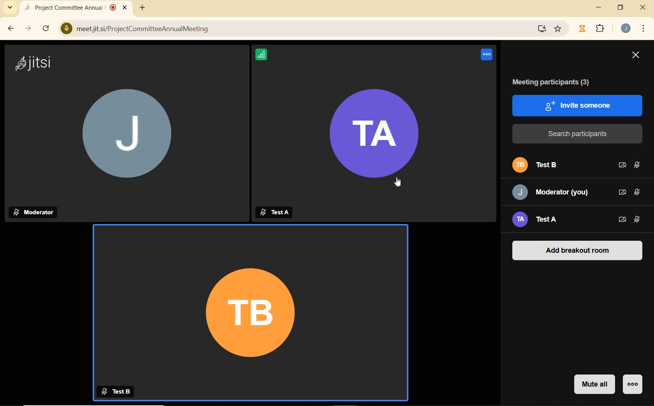  Describe the element at coordinates (546, 219) in the screenshot. I see `PARTICIPANT A` at that location.